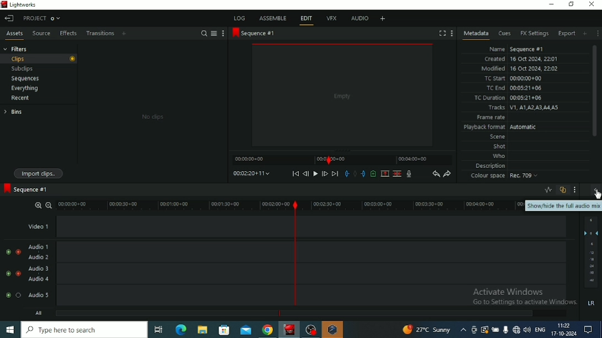 The image size is (602, 338). Describe the element at coordinates (335, 174) in the screenshot. I see `Move forward` at that location.